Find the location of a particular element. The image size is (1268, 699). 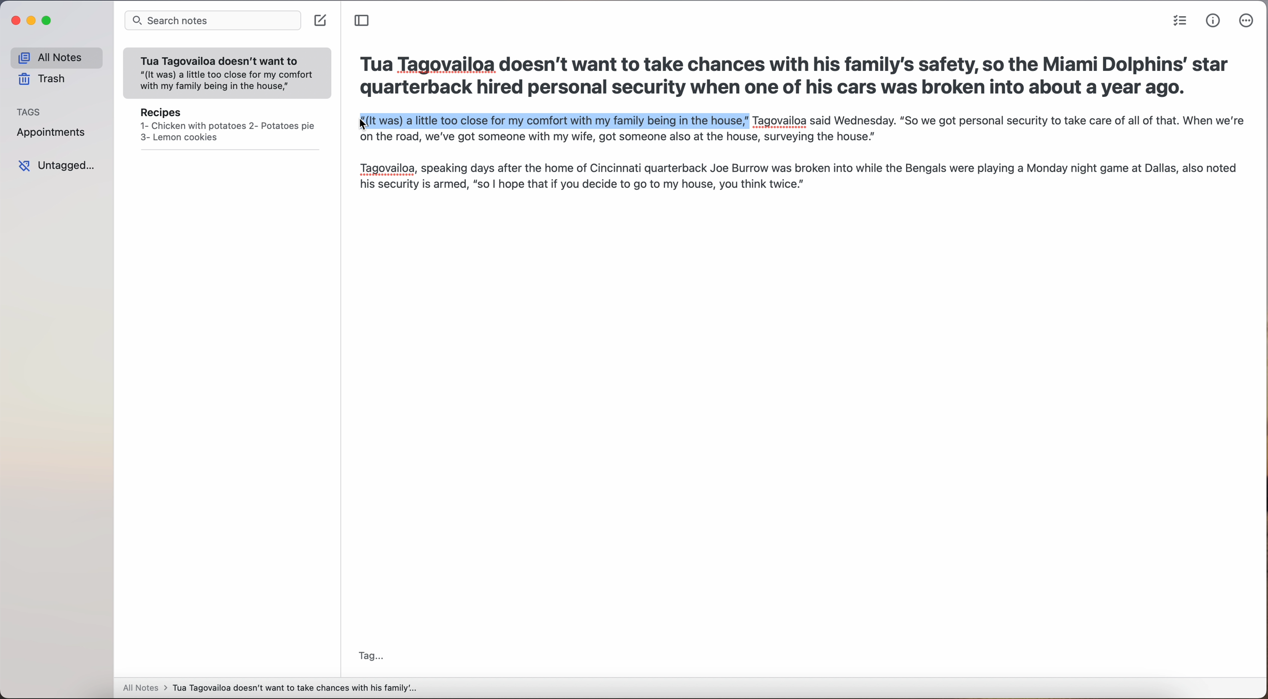

Selected Text is located at coordinates (552, 122).